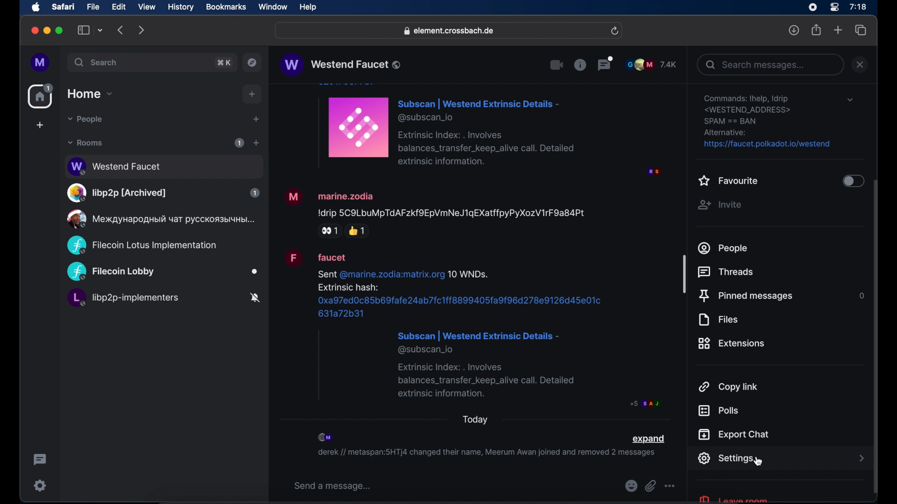 The height and width of the screenshot is (504, 897). Describe the element at coordinates (850, 100) in the screenshot. I see `dropdown` at that location.